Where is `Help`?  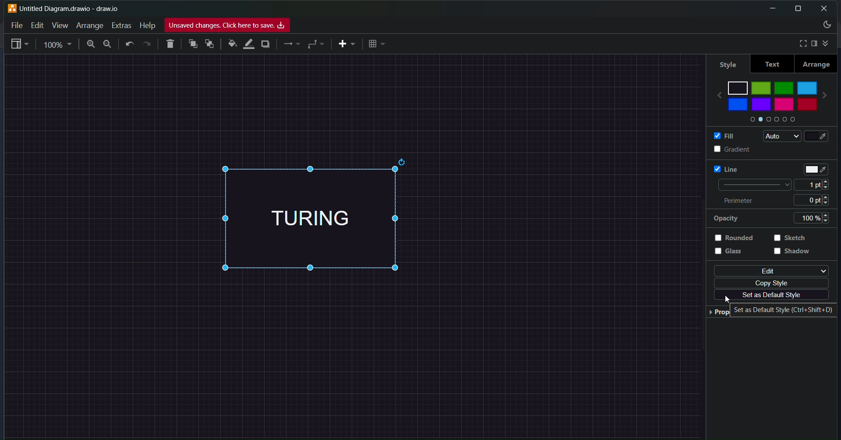 Help is located at coordinates (147, 25).